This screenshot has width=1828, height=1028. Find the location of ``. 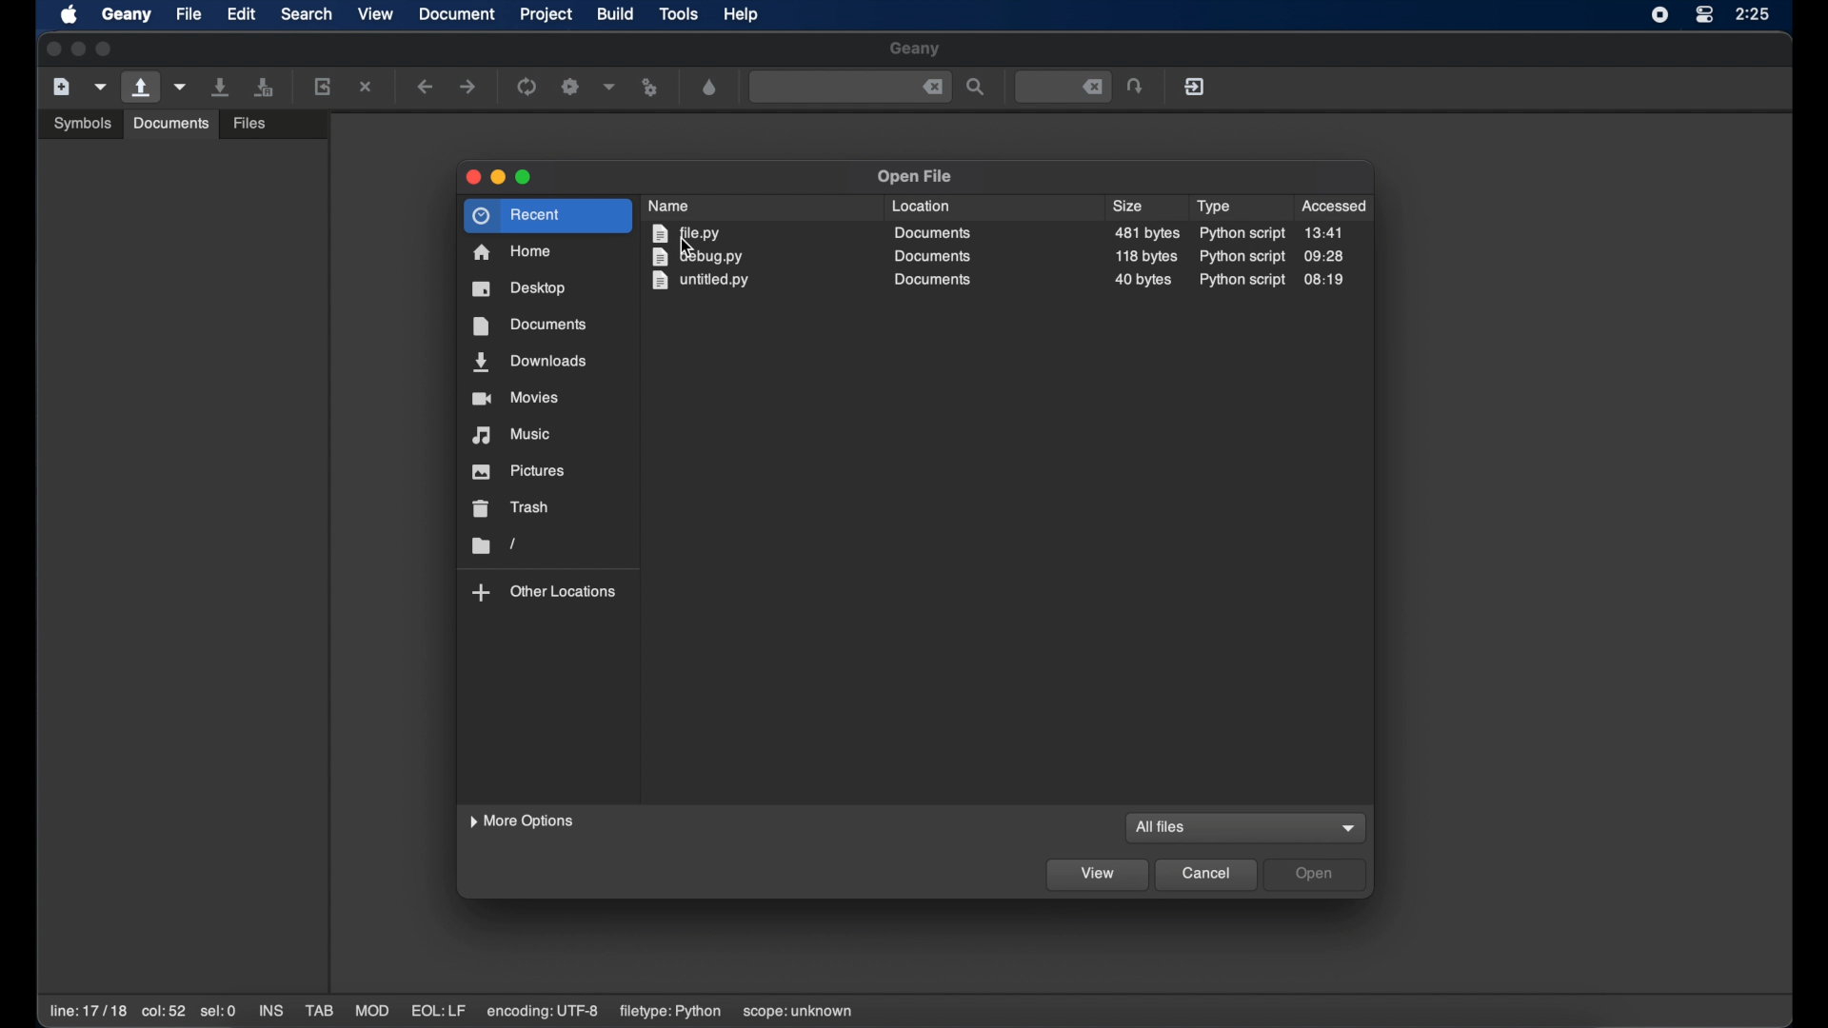

 is located at coordinates (76, 126).